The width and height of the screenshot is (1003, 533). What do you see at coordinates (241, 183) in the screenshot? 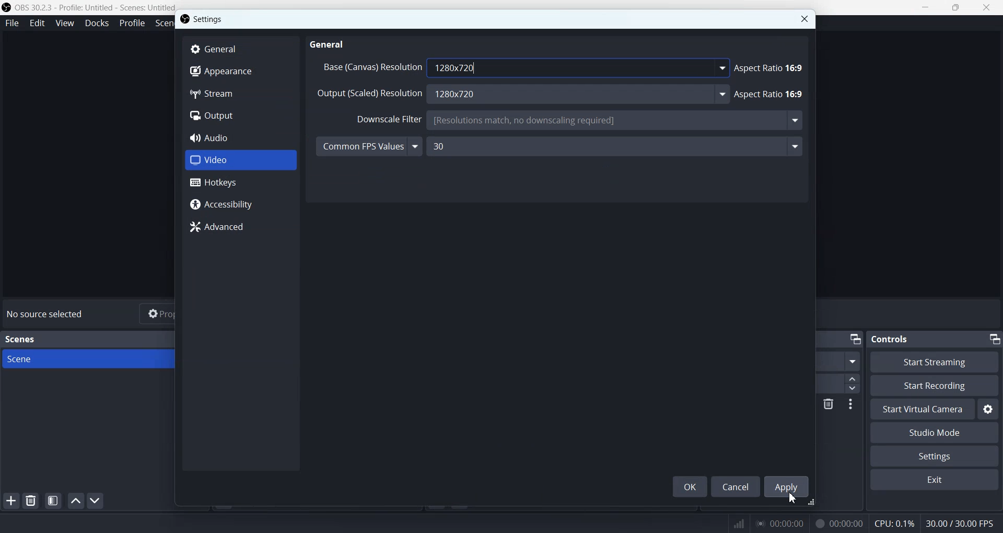
I see `Hotkeys` at bounding box center [241, 183].